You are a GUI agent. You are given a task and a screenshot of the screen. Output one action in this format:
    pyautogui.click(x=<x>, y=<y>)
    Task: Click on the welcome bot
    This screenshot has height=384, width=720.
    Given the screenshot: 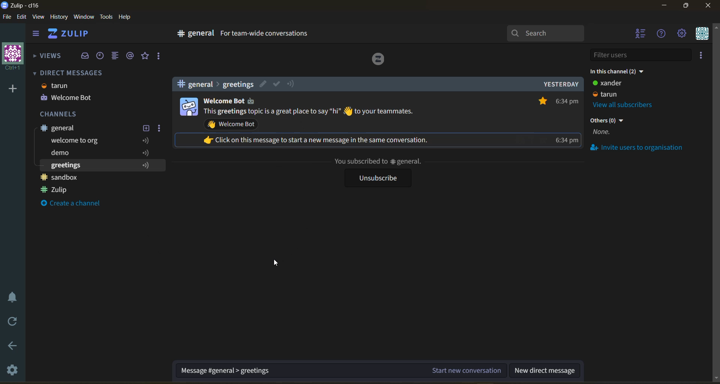 What is the action you would take?
    pyautogui.click(x=67, y=98)
    